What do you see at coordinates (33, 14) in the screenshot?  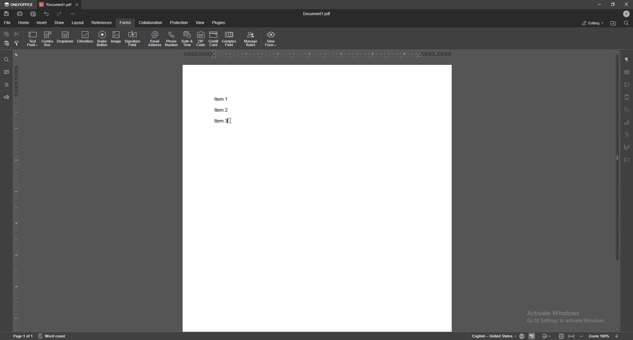 I see `quick print` at bounding box center [33, 14].